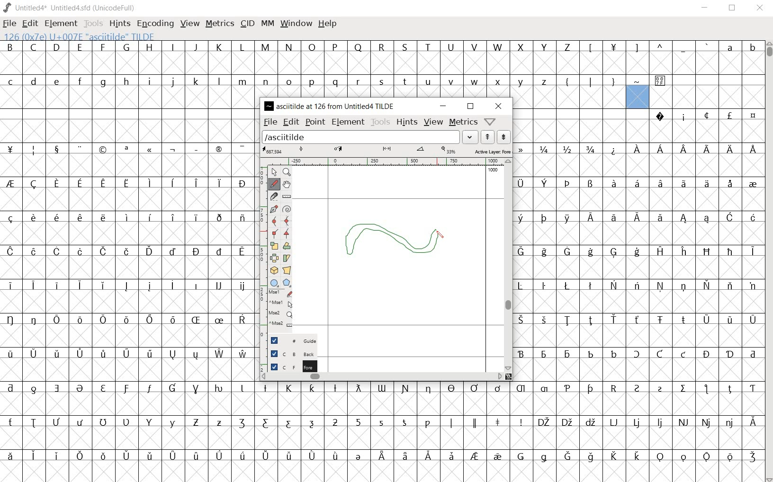  What do you see at coordinates (290, 122) in the screenshot?
I see `edit` at bounding box center [290, 122].